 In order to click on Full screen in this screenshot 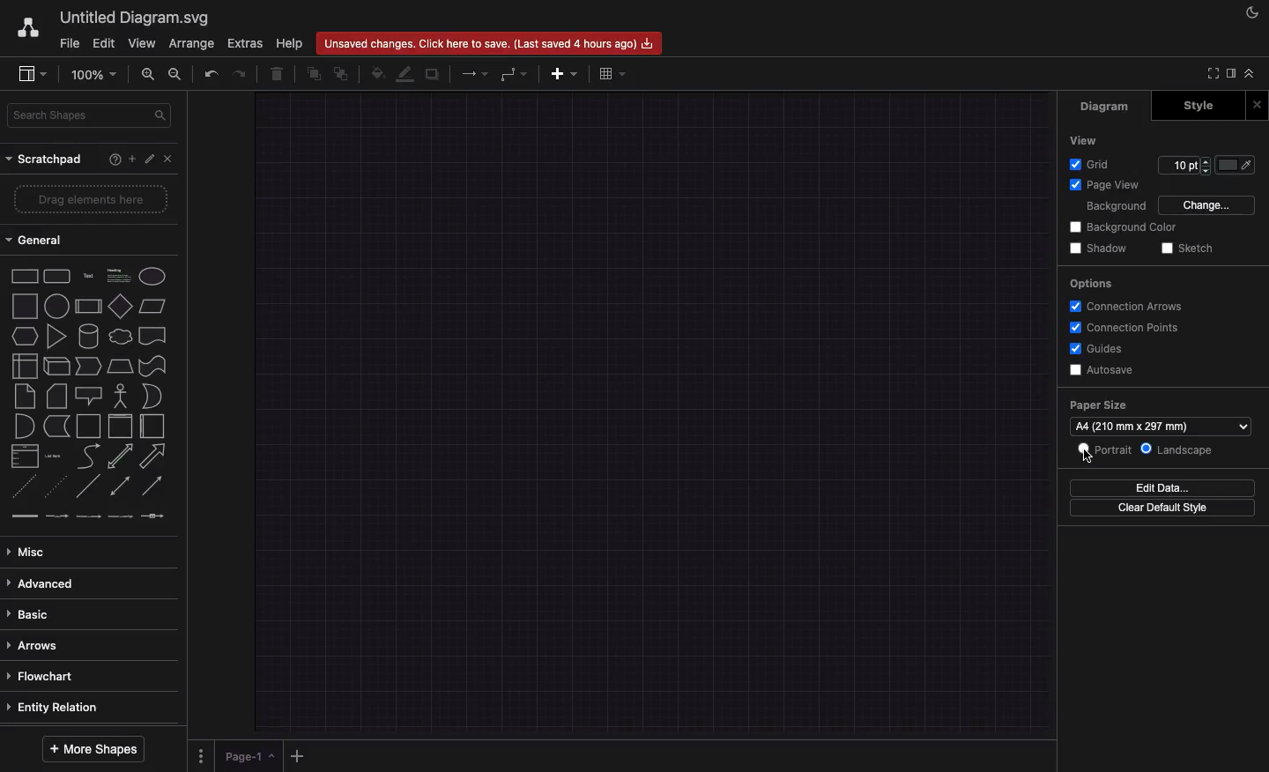, I will do `click(1215, 73)`.